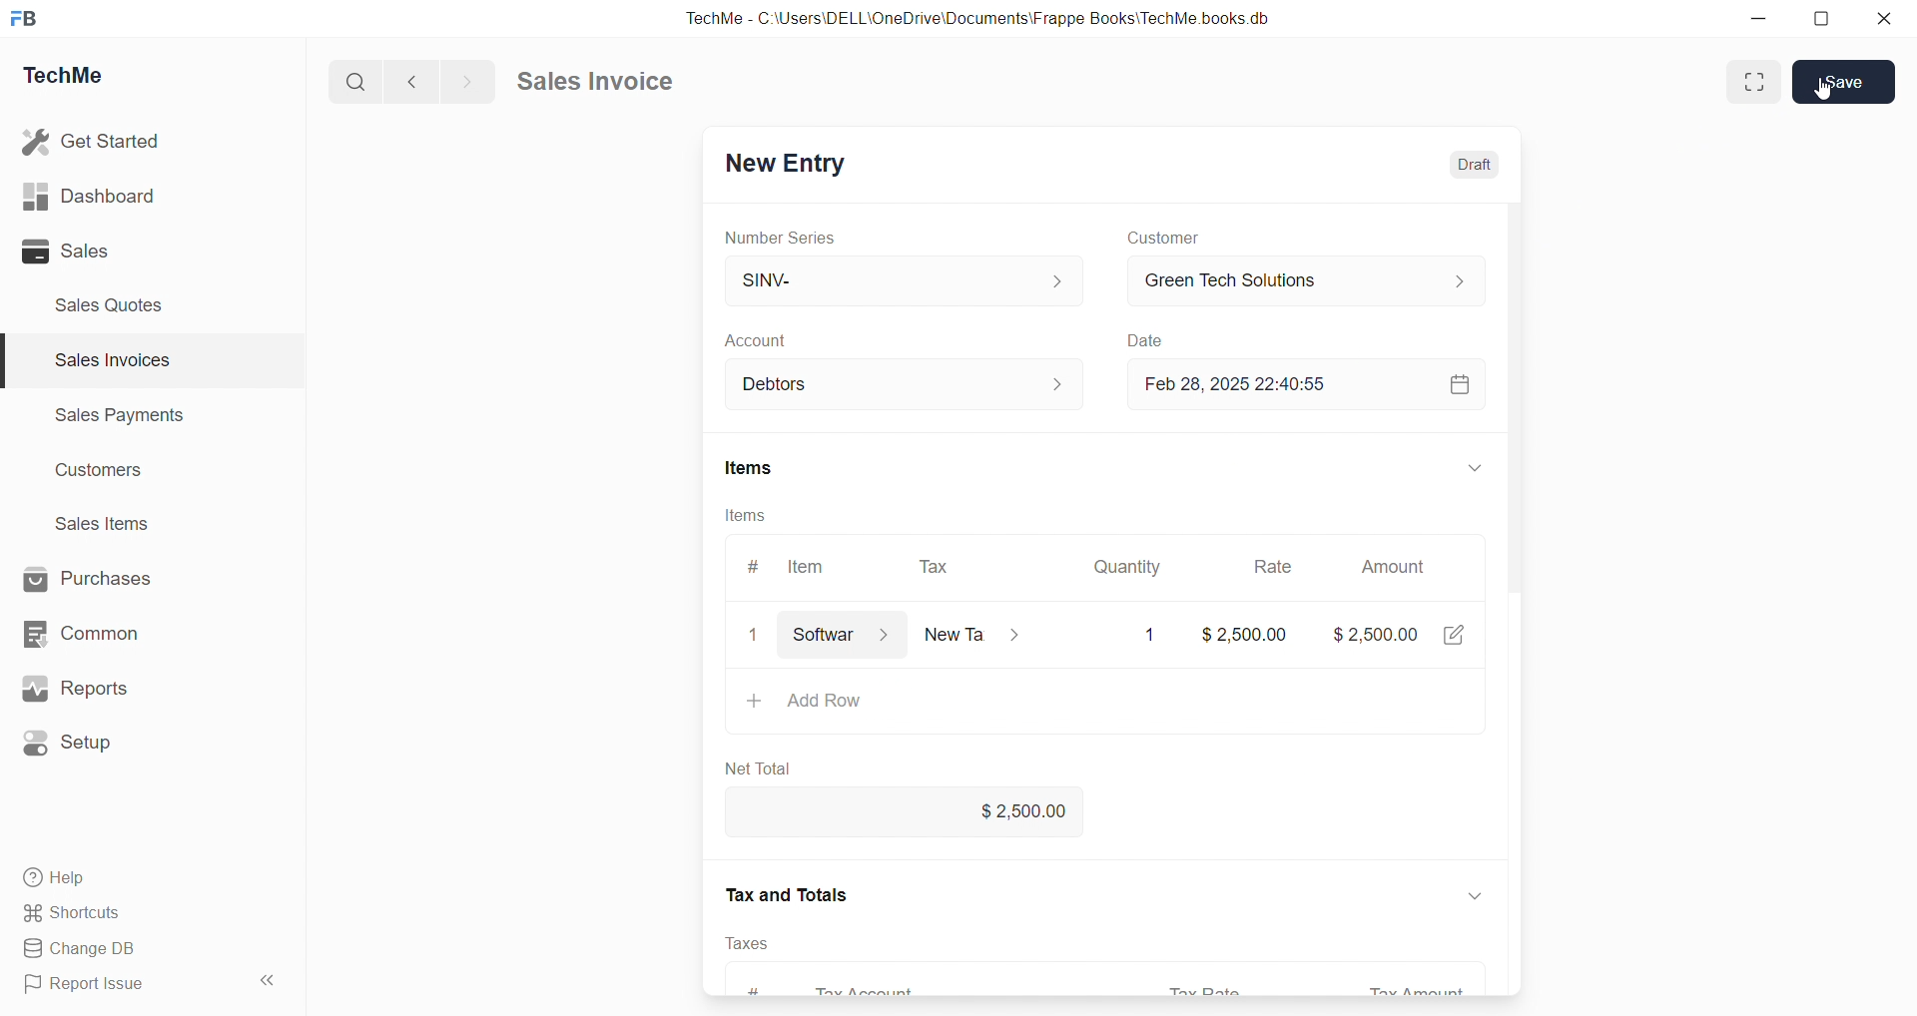 The width and height of the screenshot is (1917, 1016). Describe the element at coordinates (789, 894) in the screenshot. I see `Tax and Totals` at that location.